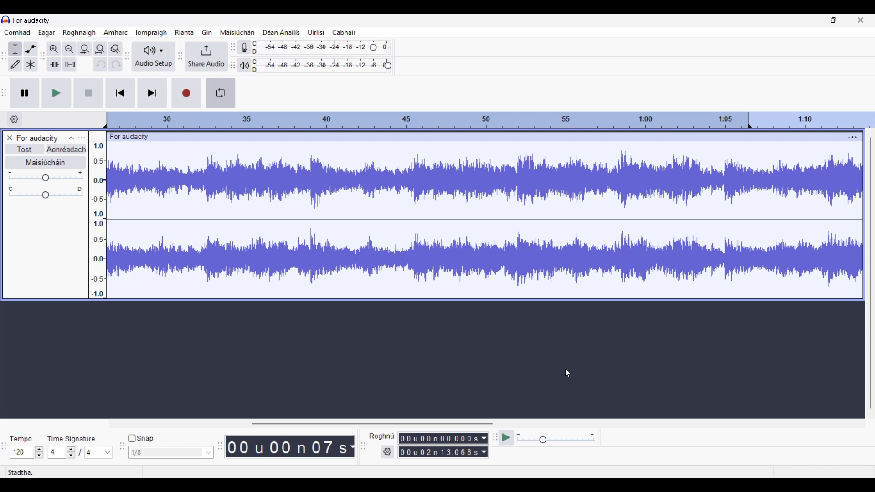 This screenshot has width=875, height=492. I want to click on Collapse , so click(71, 138).